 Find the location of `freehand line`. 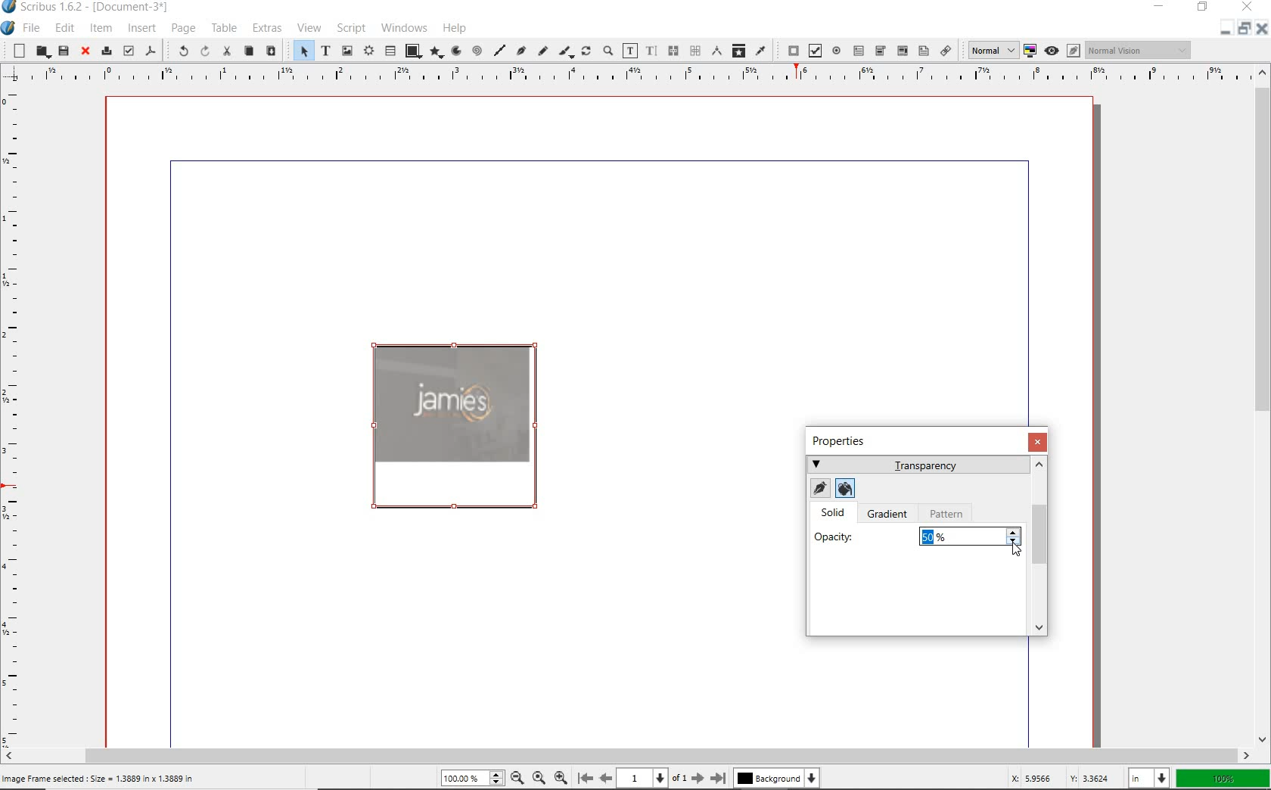

freehand line is located at coordinates (540, 50).